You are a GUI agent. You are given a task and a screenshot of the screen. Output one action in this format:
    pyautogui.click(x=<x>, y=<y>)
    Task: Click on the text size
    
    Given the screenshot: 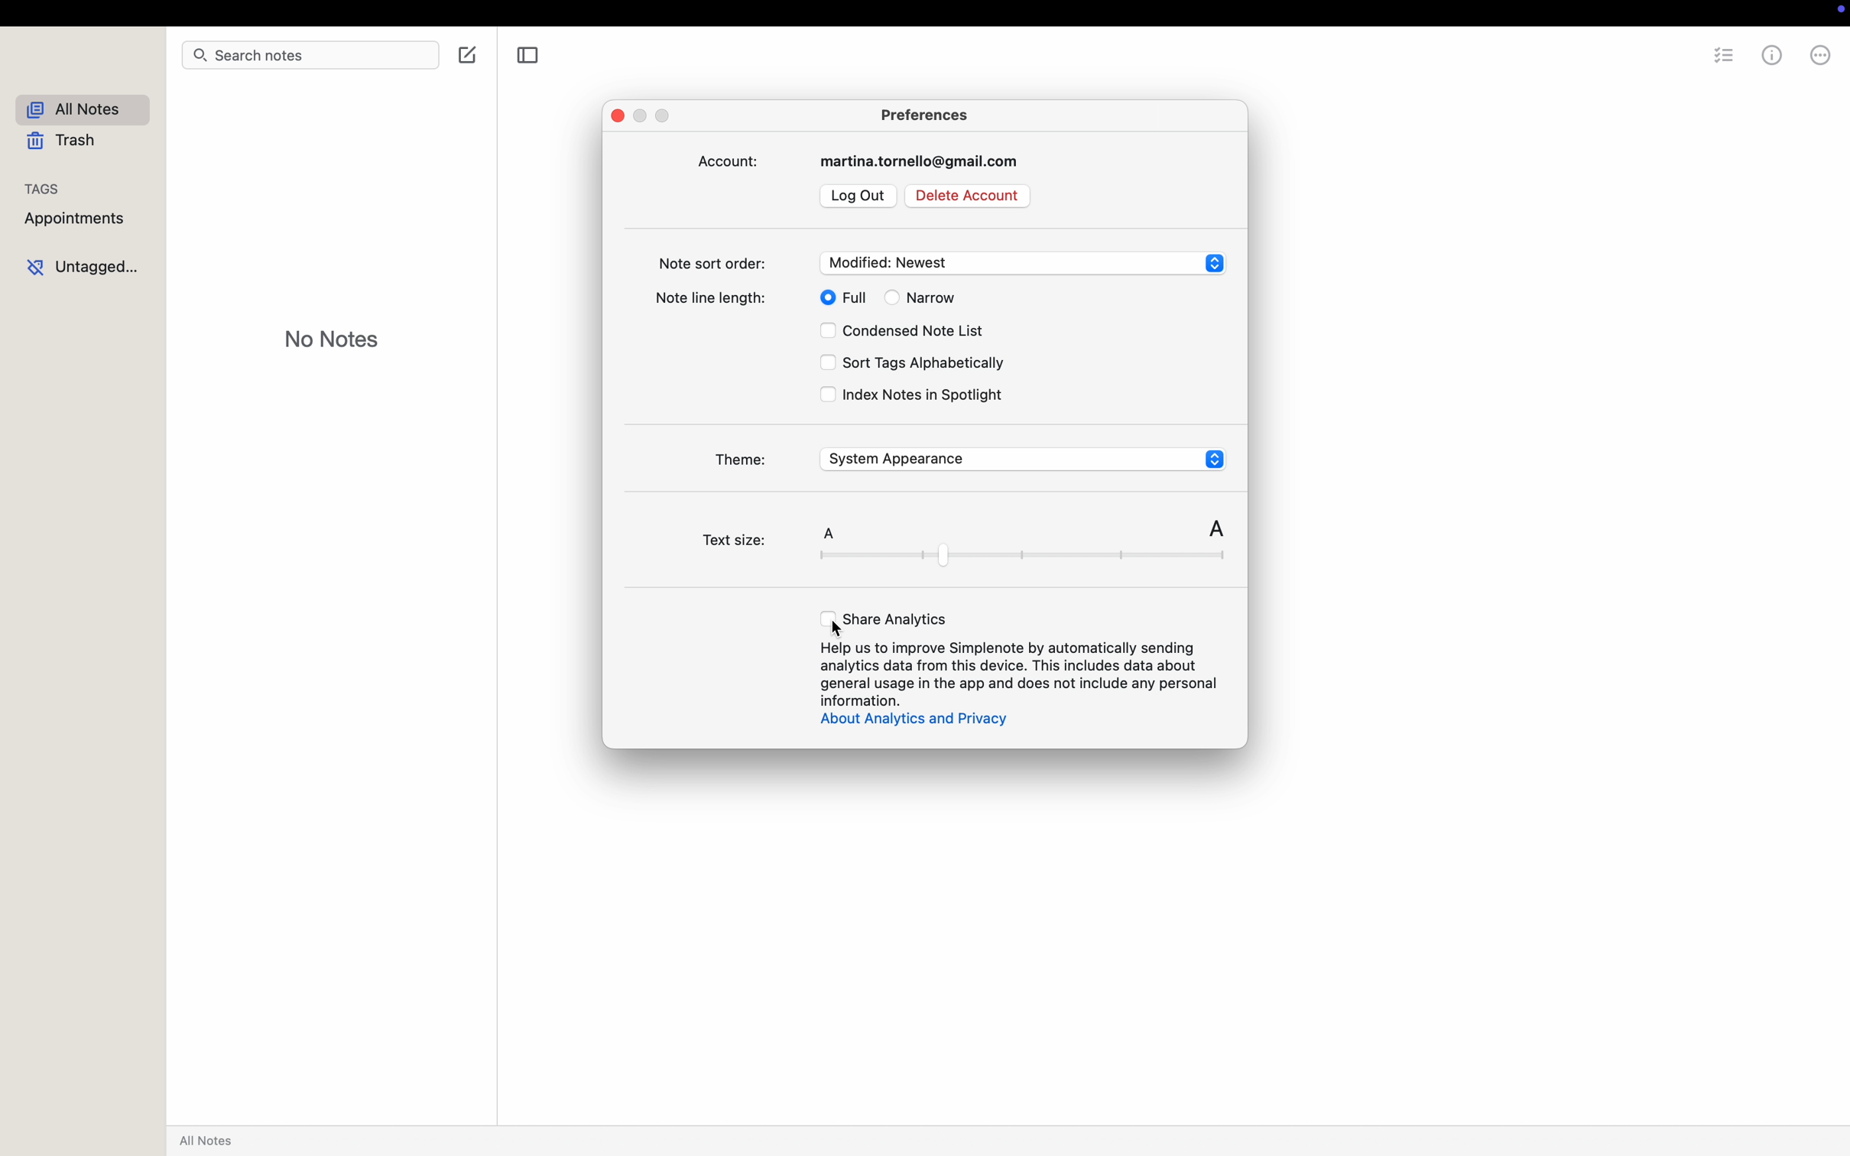 What is the action you would take?
    pyautogui.click(x=962, y=545)
    